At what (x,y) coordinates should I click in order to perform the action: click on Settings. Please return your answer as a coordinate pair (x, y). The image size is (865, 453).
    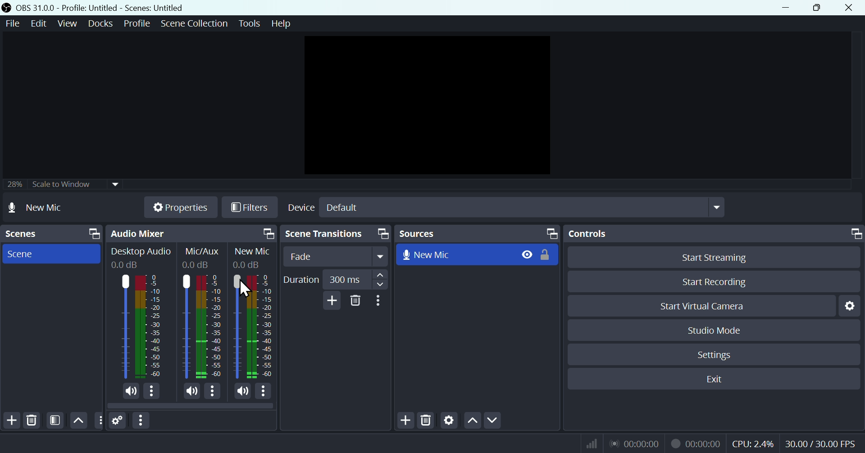
    Looking at the image, I should click on (118, 421).